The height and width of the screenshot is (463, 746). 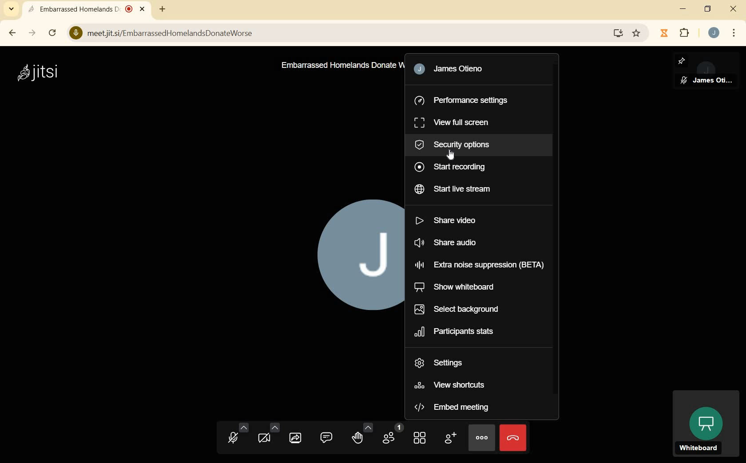 I want to click on jibble, so click(x=666, y=33).